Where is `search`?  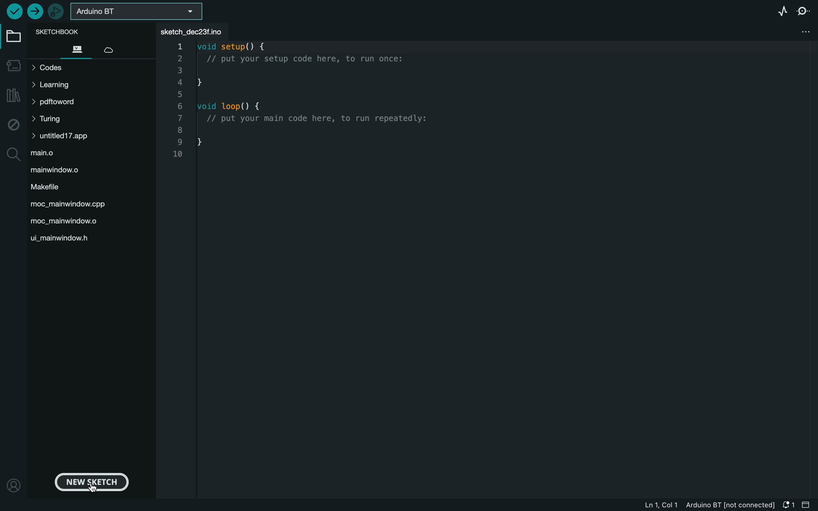
search is located at coordinates (13, 154).